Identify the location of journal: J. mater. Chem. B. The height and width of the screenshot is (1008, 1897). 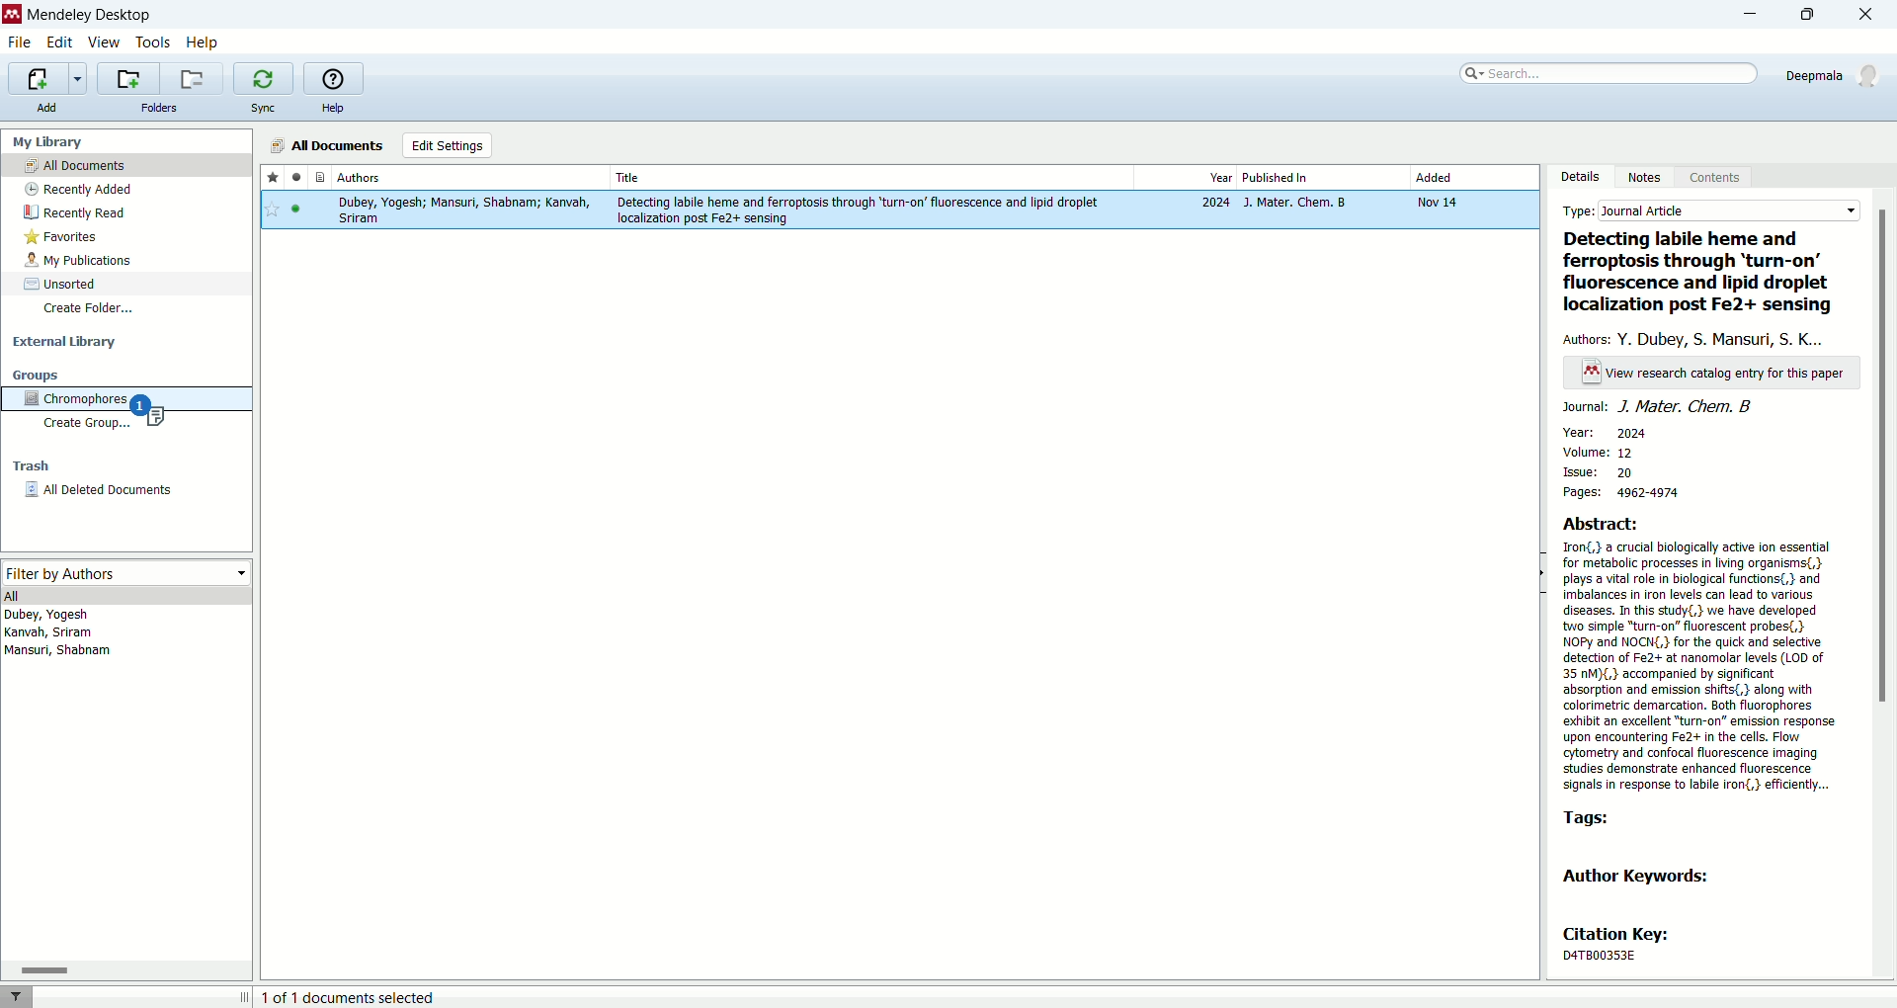
(1659, 407).